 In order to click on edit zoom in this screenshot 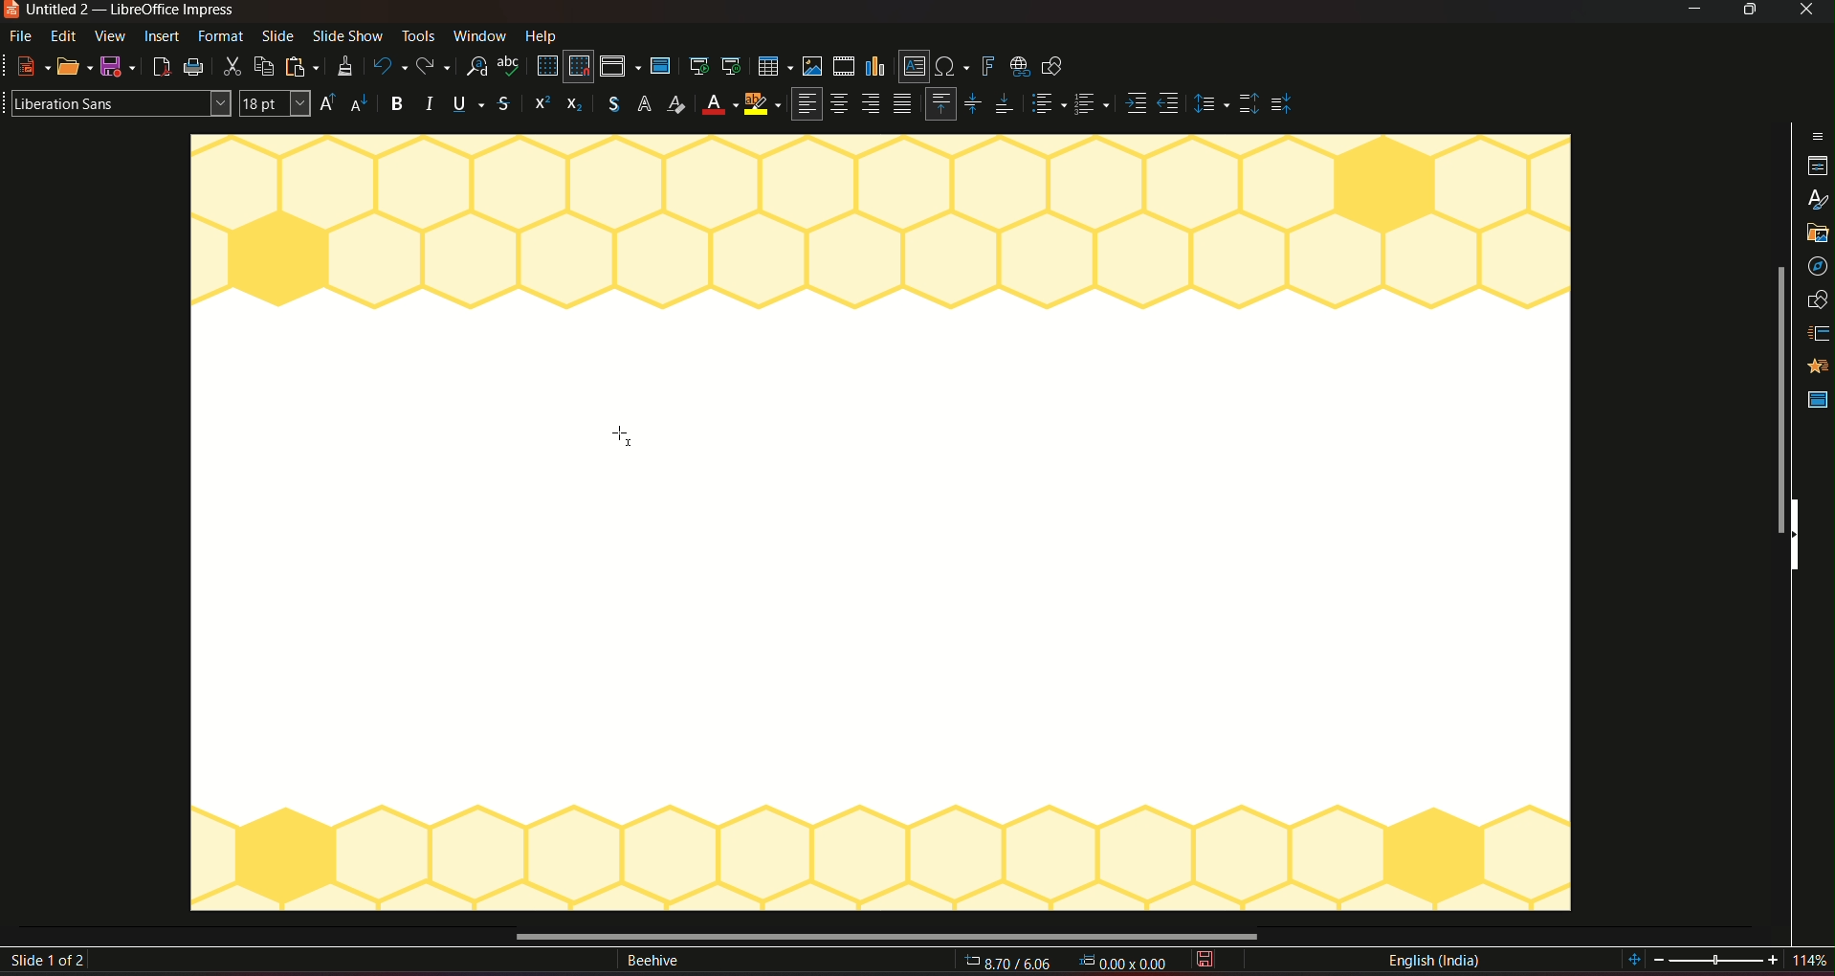, I will do `click(1718, 961)`.